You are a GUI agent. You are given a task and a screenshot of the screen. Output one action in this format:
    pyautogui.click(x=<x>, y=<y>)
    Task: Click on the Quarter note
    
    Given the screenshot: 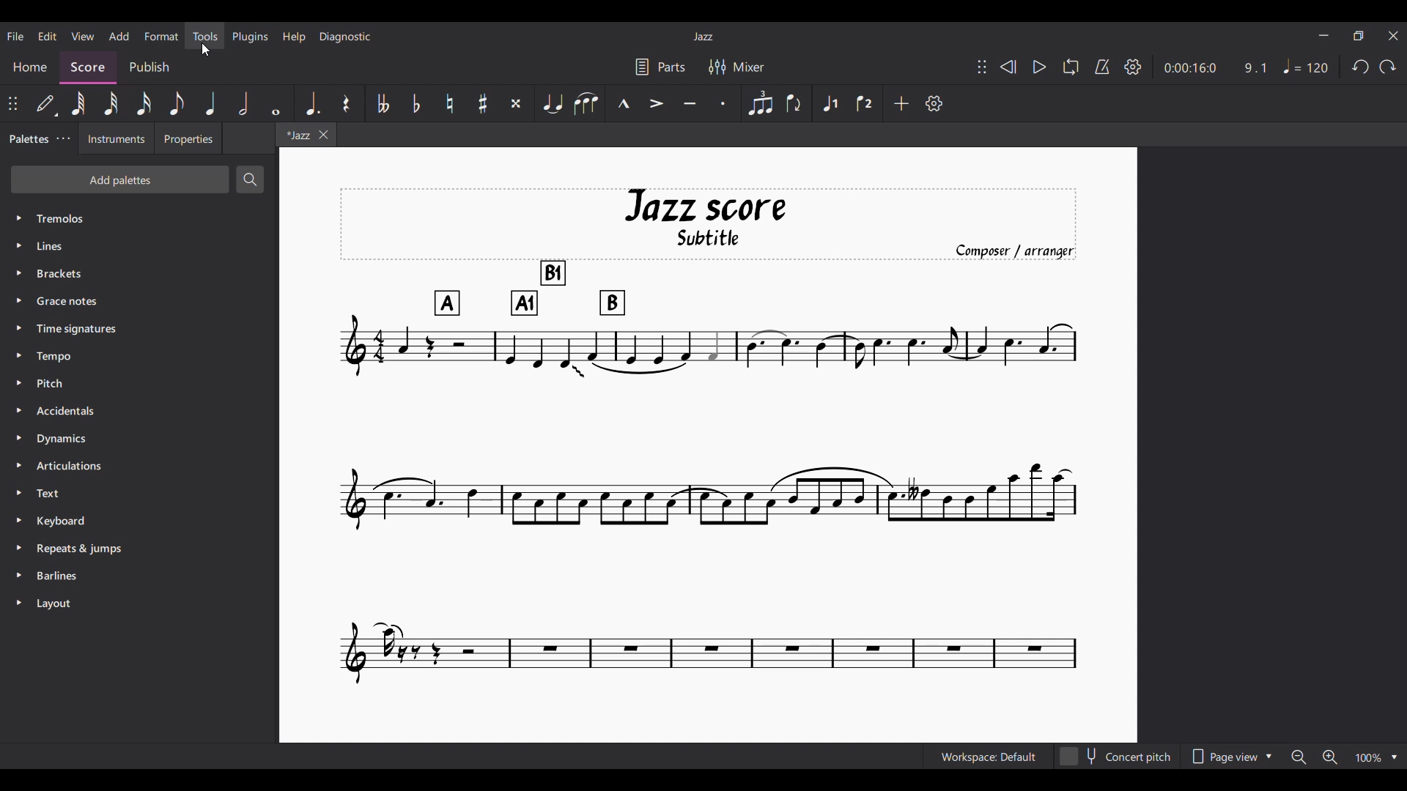 What is the action you would take?
    pyautogui.click(x=211, y=104)
    